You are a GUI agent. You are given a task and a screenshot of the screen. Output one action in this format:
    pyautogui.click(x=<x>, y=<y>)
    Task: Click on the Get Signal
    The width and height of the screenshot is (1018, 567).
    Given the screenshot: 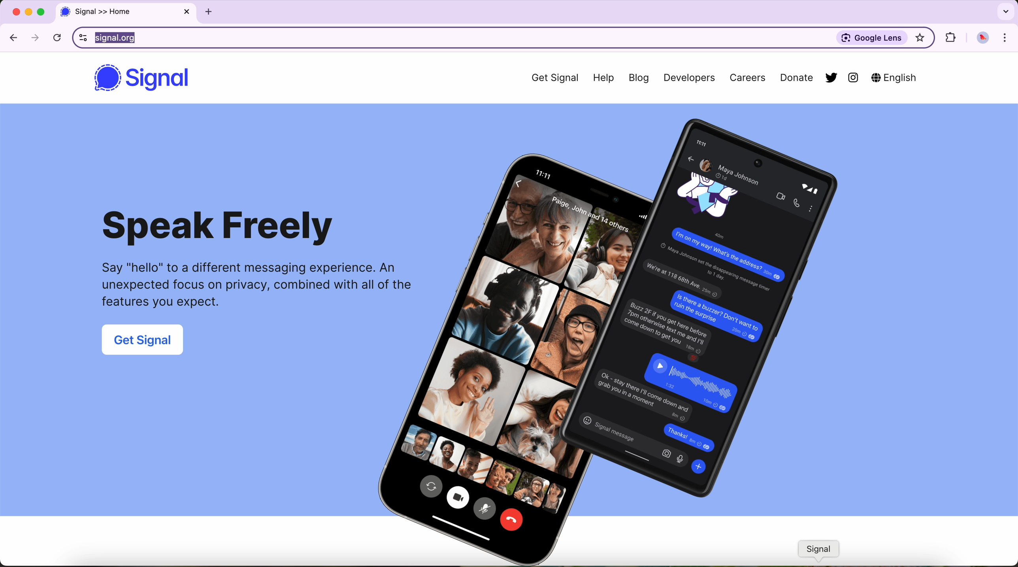 What is the action you would take?
    pyautogui.click(x=549, y=77)
    